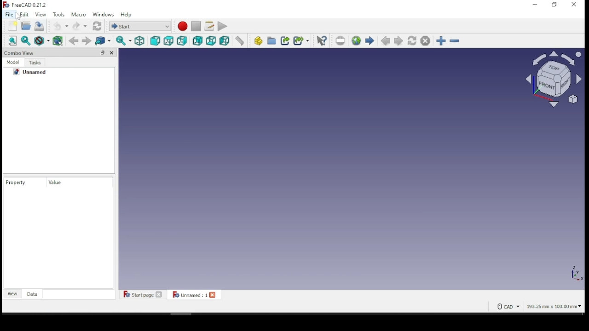  Describe the element at coordinates (97, 26) in the screenshot. I see `refresh` at that location.